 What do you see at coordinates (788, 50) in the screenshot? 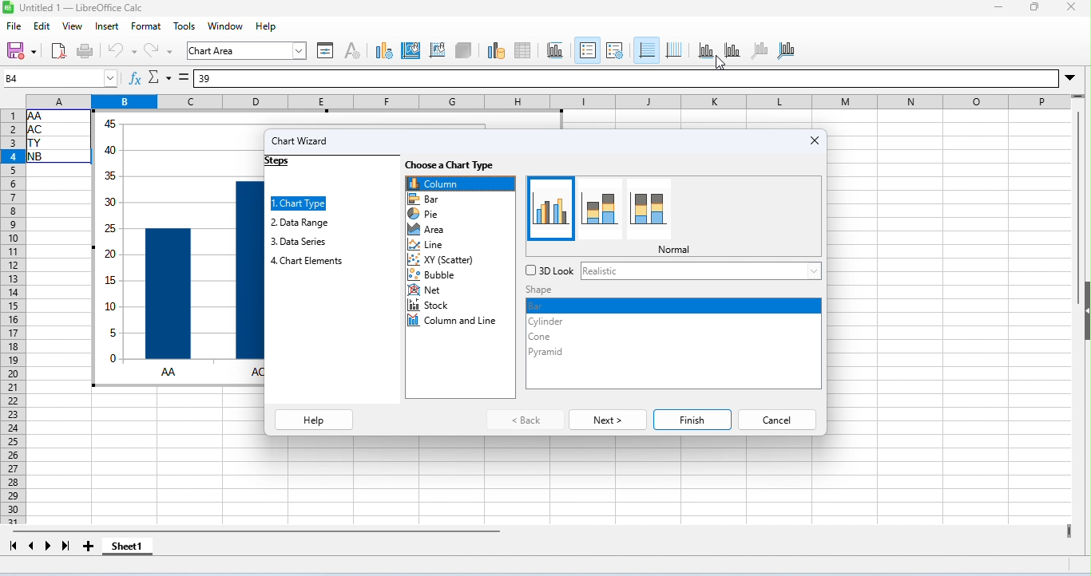
I see `all axis` at bounding box center [788, 50].